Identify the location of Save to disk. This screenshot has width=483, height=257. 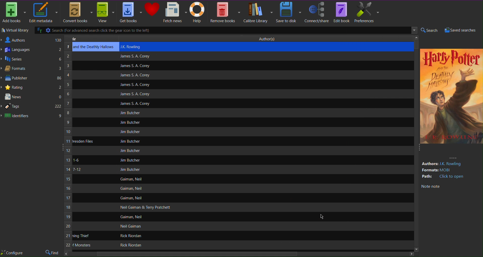
(289, 12).